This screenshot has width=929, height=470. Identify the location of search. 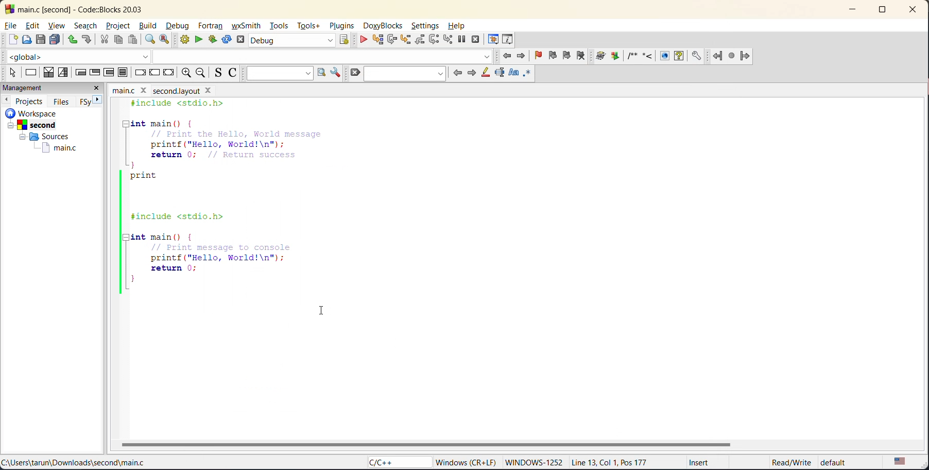
(404, 73).